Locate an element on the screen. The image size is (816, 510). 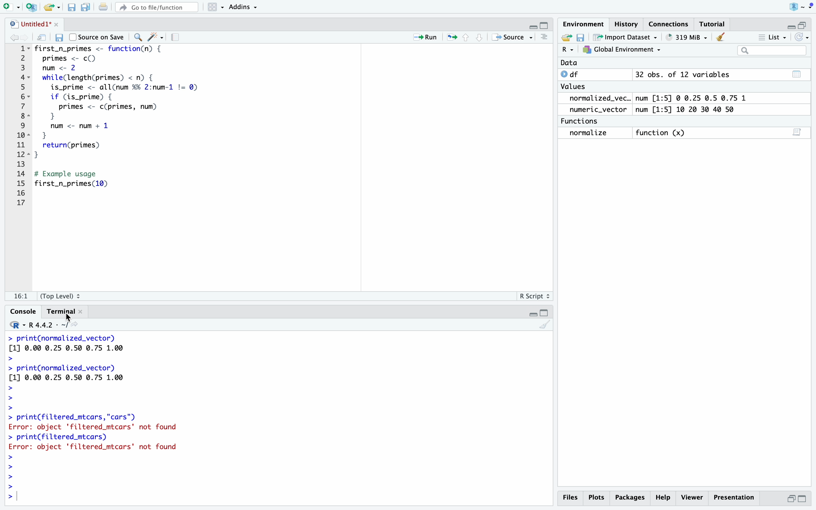
find/replace is located at coordinates (136, 37).